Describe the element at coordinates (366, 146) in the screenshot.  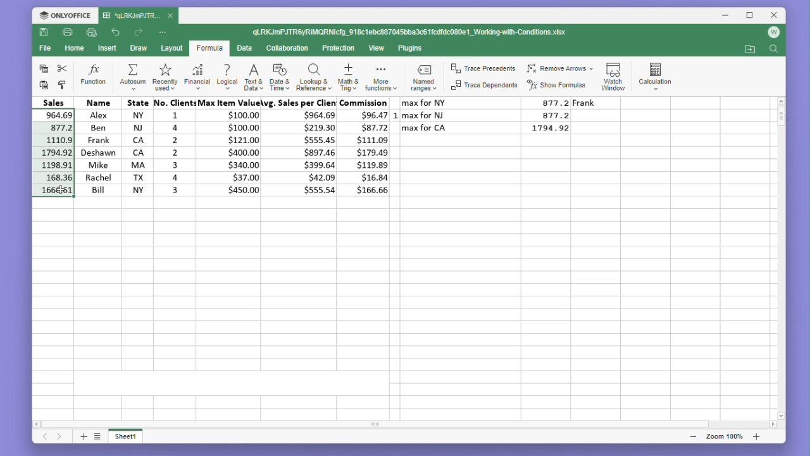
I see `commission` at that location.